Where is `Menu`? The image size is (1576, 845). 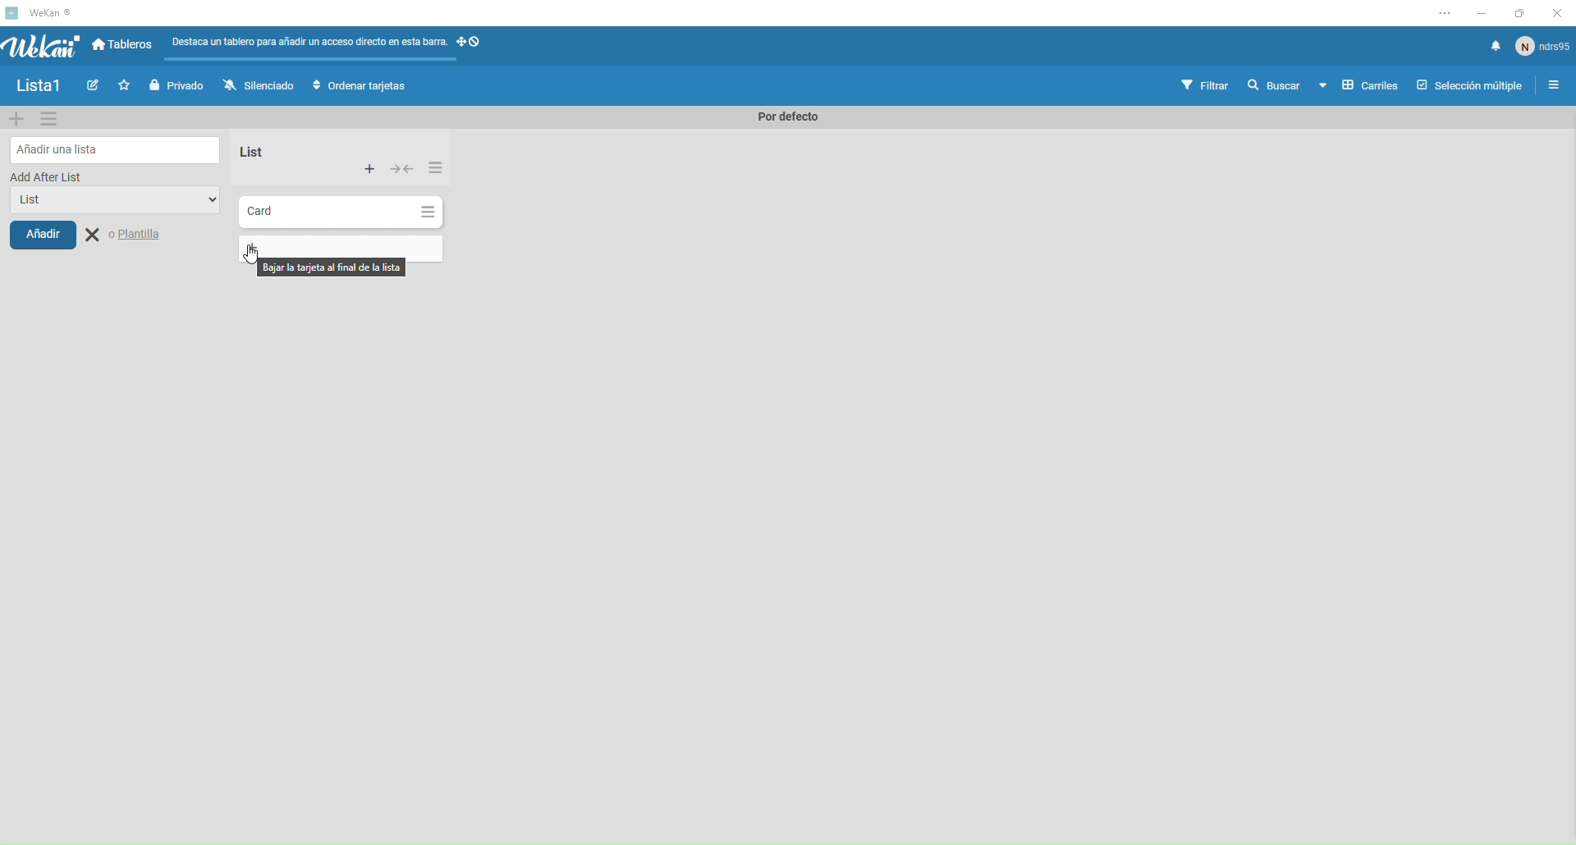
Menu is located at coordinates (1555, 87).